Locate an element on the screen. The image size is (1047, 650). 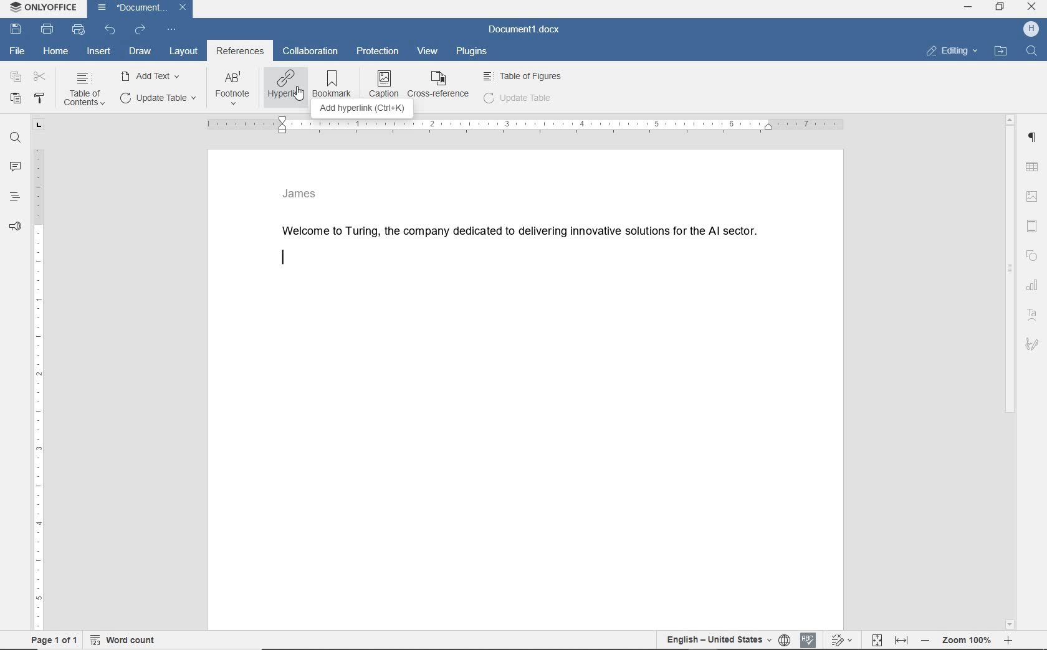
wordcount is located at coordinates (126, 640).